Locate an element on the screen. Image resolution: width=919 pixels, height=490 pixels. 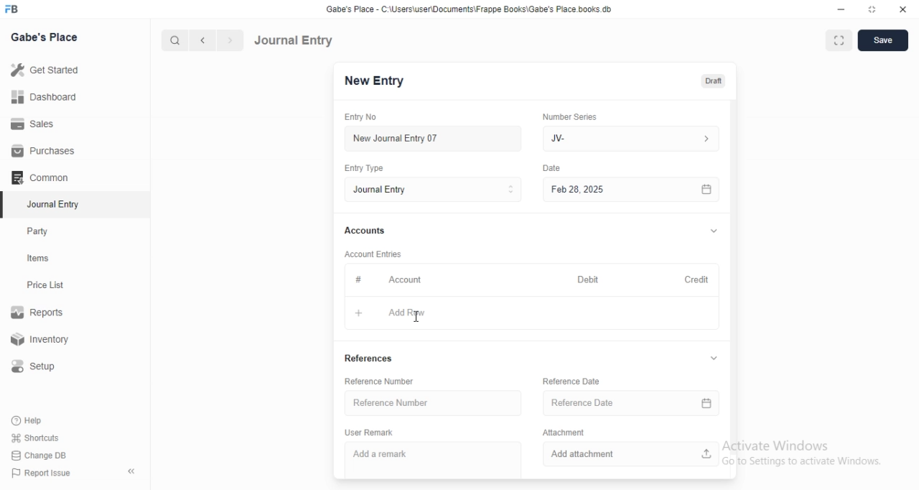
+ AddRpw is located at coordinates (396, 315).